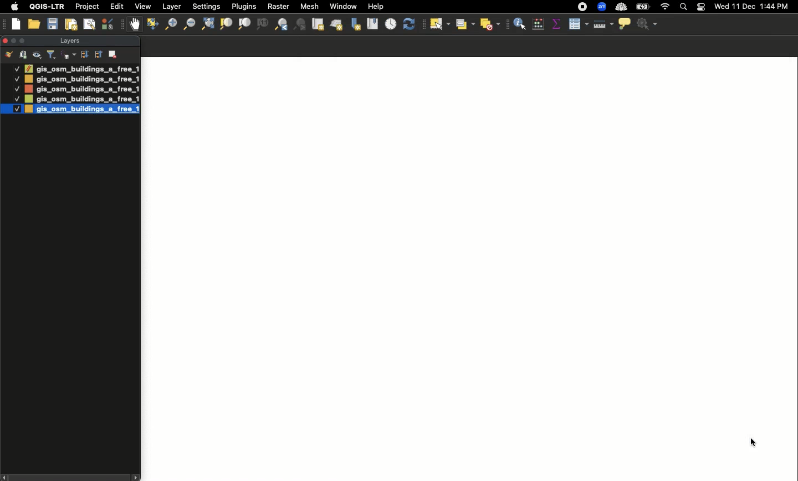  Describe the element at coordinates (624, 23) in the screenshot. I see `Show map tips` at that location.